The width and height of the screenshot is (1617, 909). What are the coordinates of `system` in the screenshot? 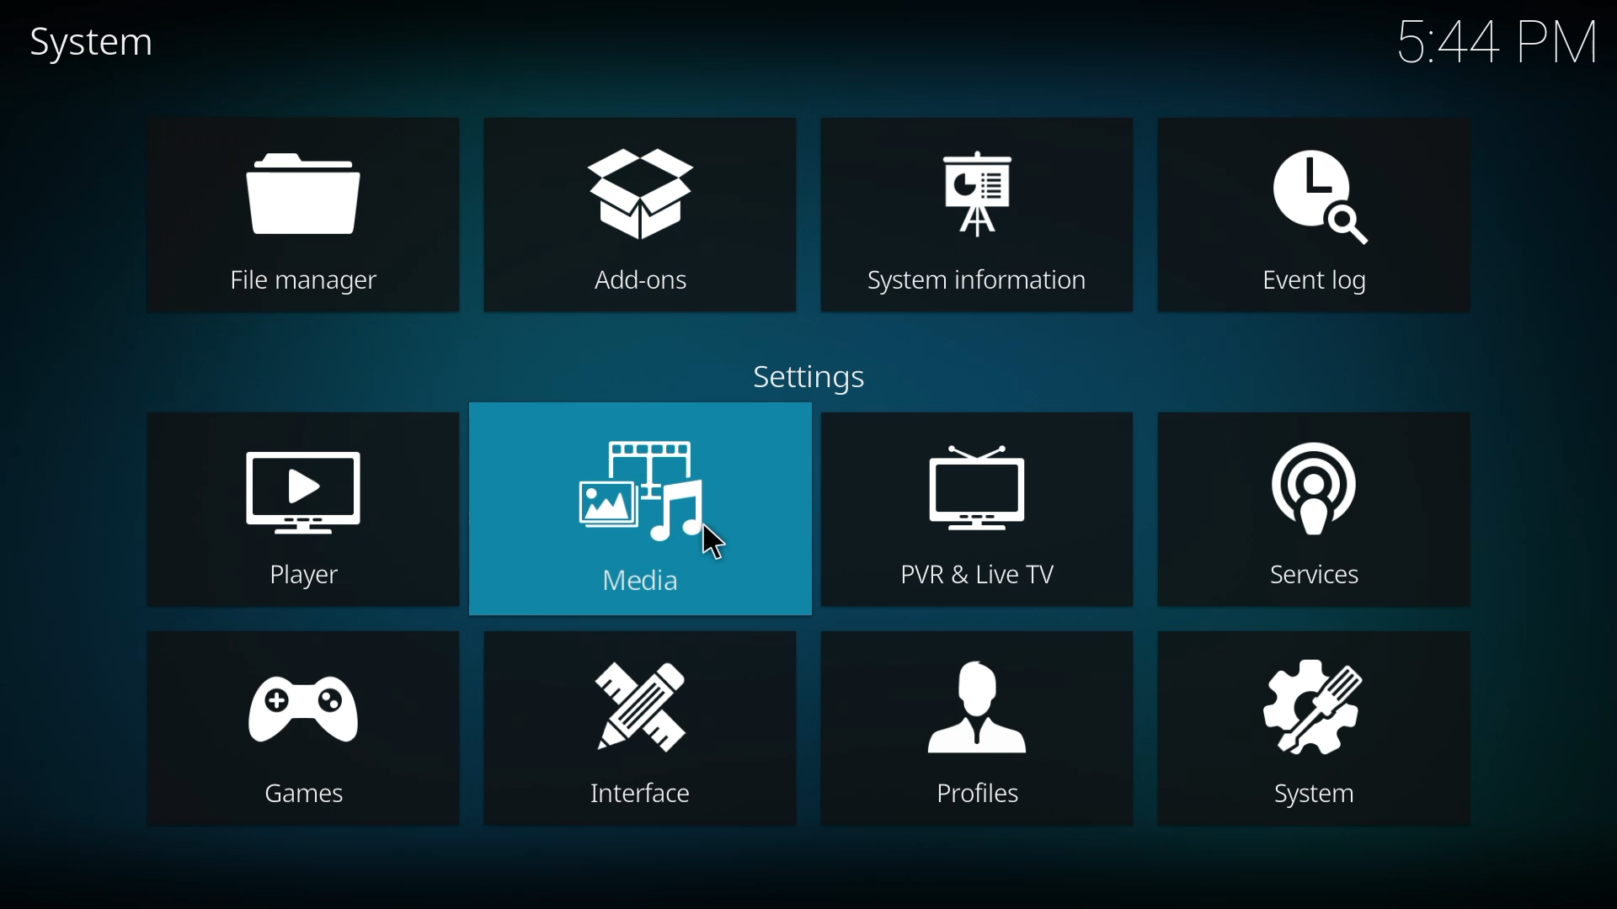 It's located at (88, 43).